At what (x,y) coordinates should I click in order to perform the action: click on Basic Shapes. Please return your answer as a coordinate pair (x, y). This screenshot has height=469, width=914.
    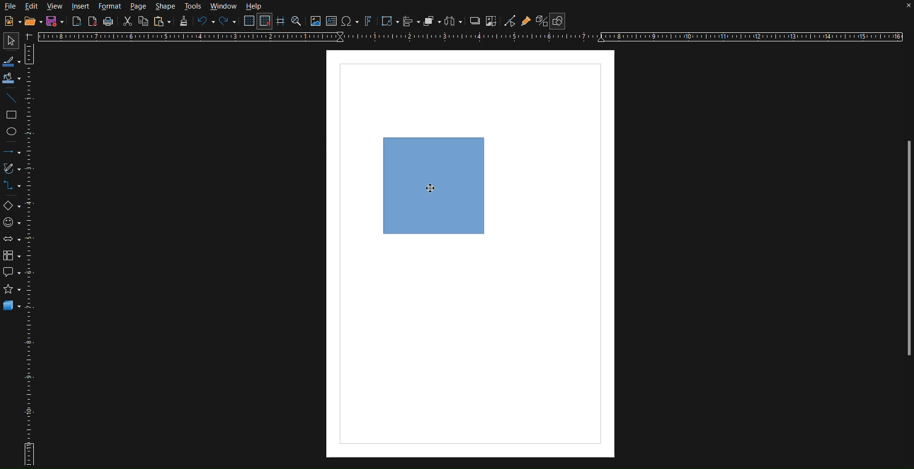
    Looking at the image, I should click on (11, 205).